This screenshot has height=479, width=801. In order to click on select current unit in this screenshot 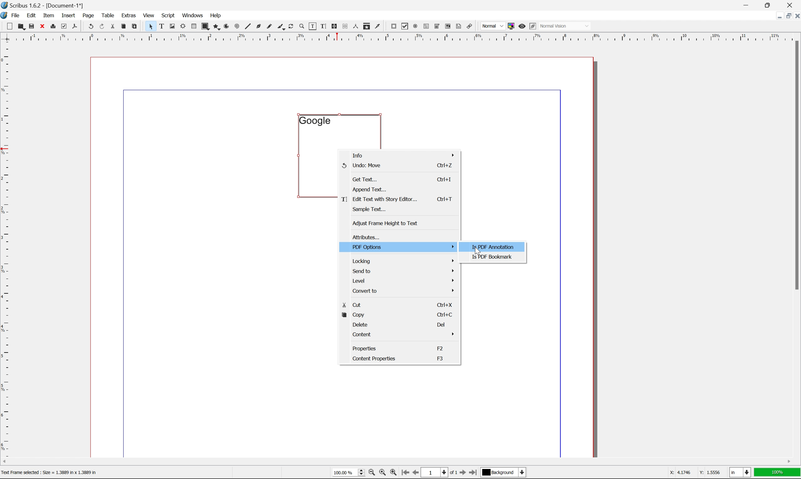, I will do `click(741, 473)`.